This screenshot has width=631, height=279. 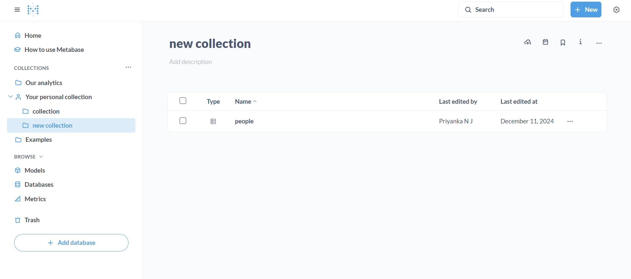 What do you see at coordinates (72, 201) in the screenshot?
I see `metrics` at bounding box center [72, 201].